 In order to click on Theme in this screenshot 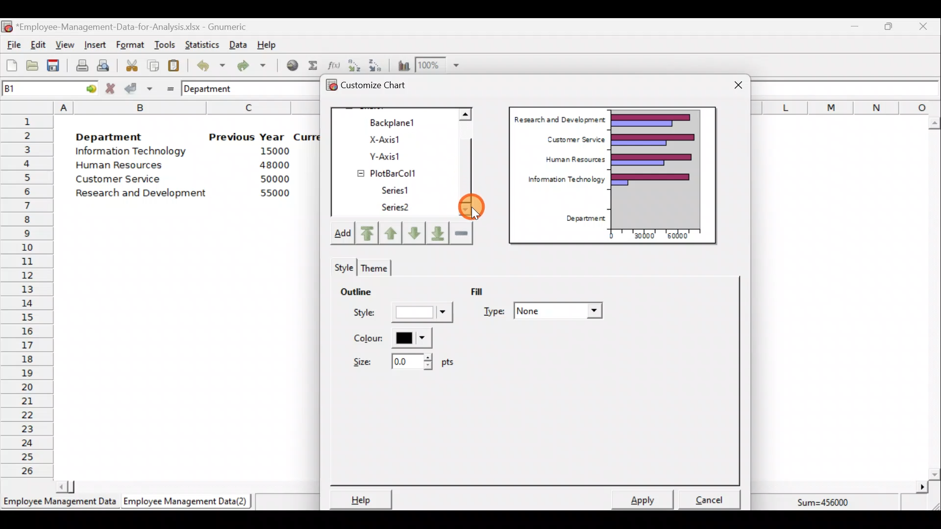, I will do `click(372, 268)`.